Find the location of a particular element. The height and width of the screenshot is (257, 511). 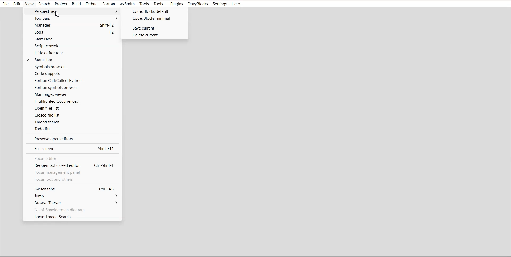

Edit is located at coordinates (17, 4).